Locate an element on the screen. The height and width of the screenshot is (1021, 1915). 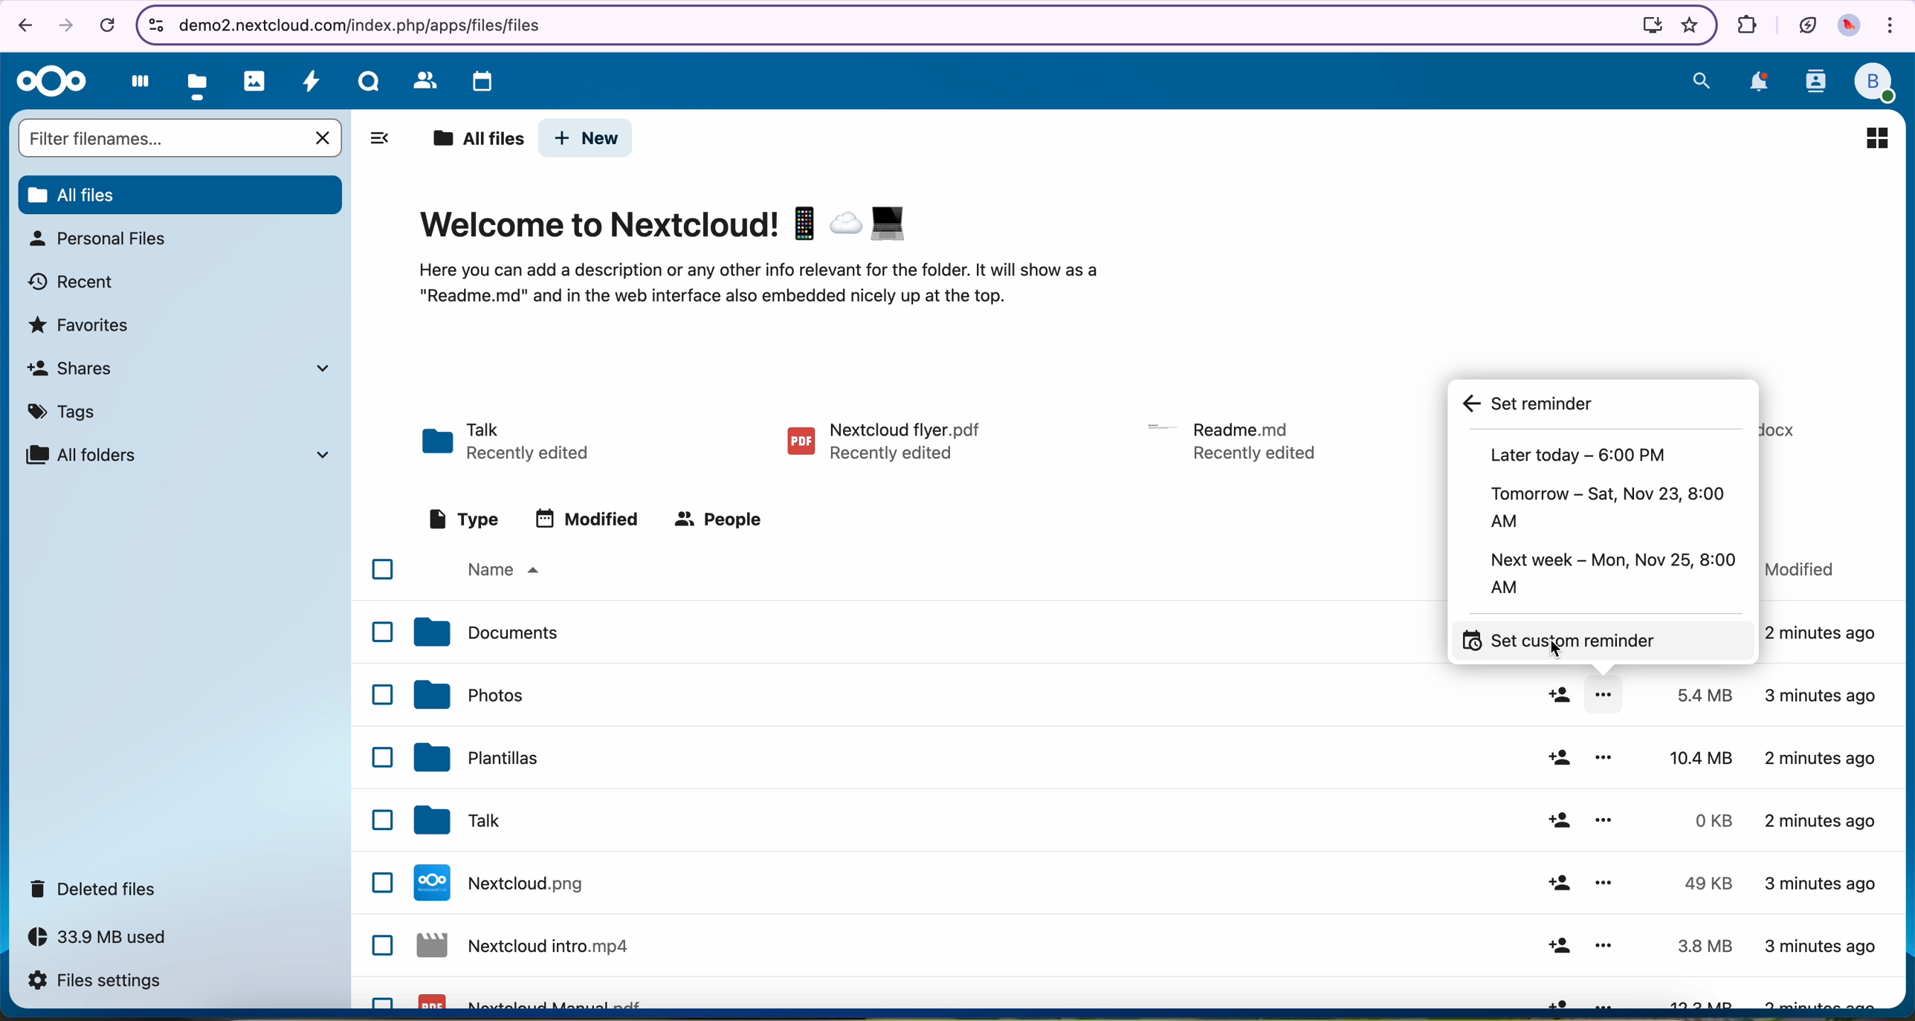
3 minutes ago is located at coordinates (1817, 1000).